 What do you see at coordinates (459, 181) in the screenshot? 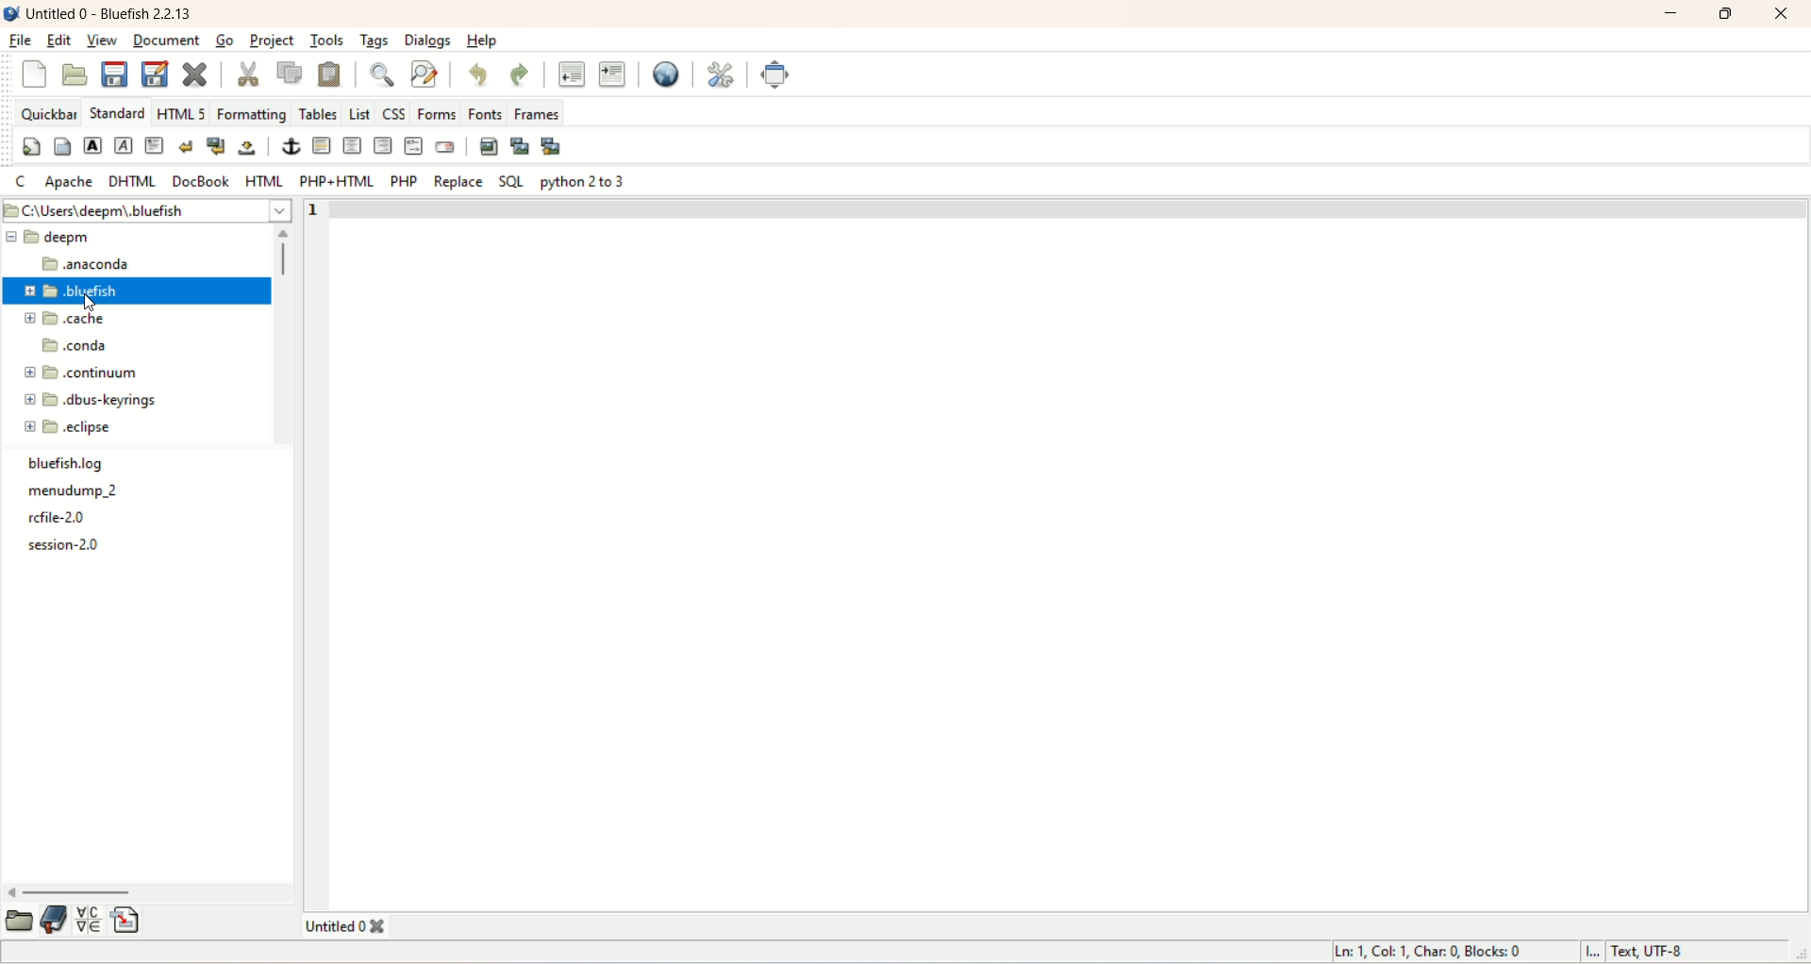
I see `replace` at bounding box center [459, 181].